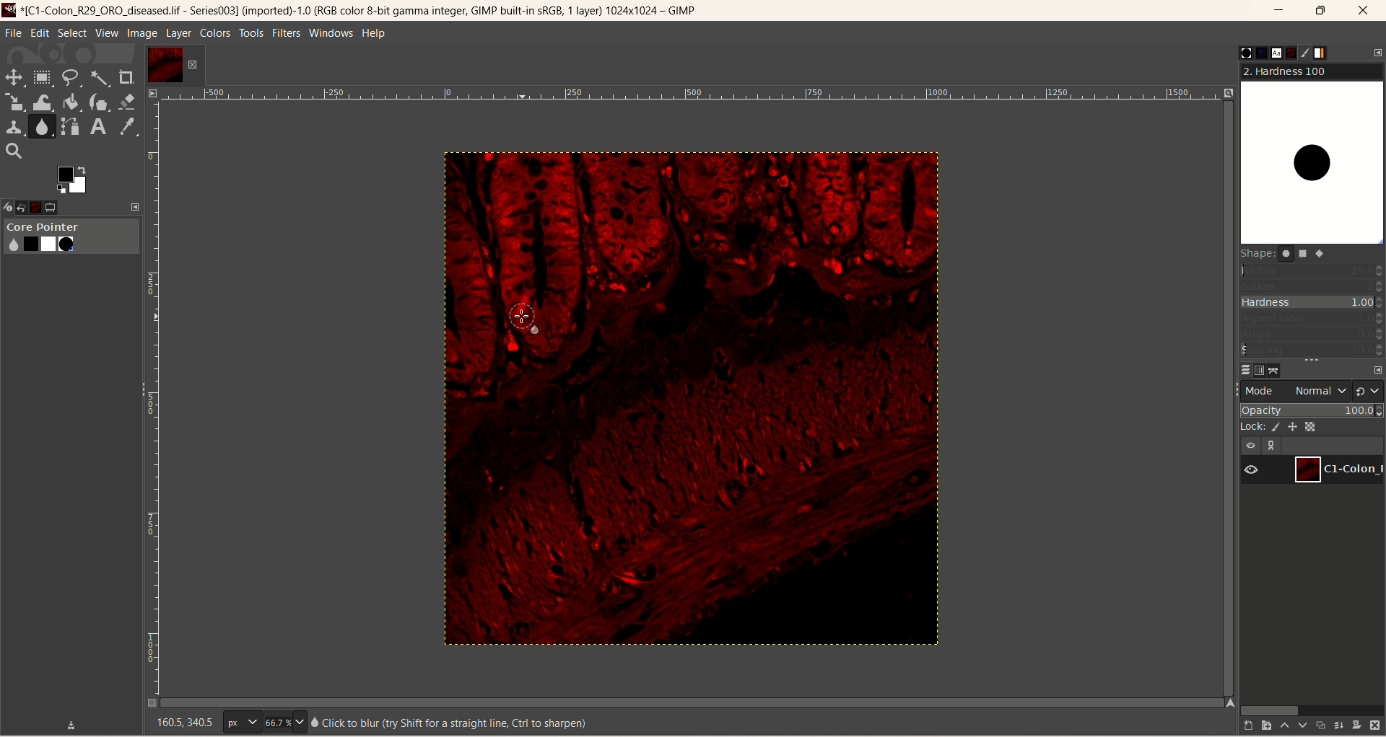  I want to click on edit, so click(40, 32).